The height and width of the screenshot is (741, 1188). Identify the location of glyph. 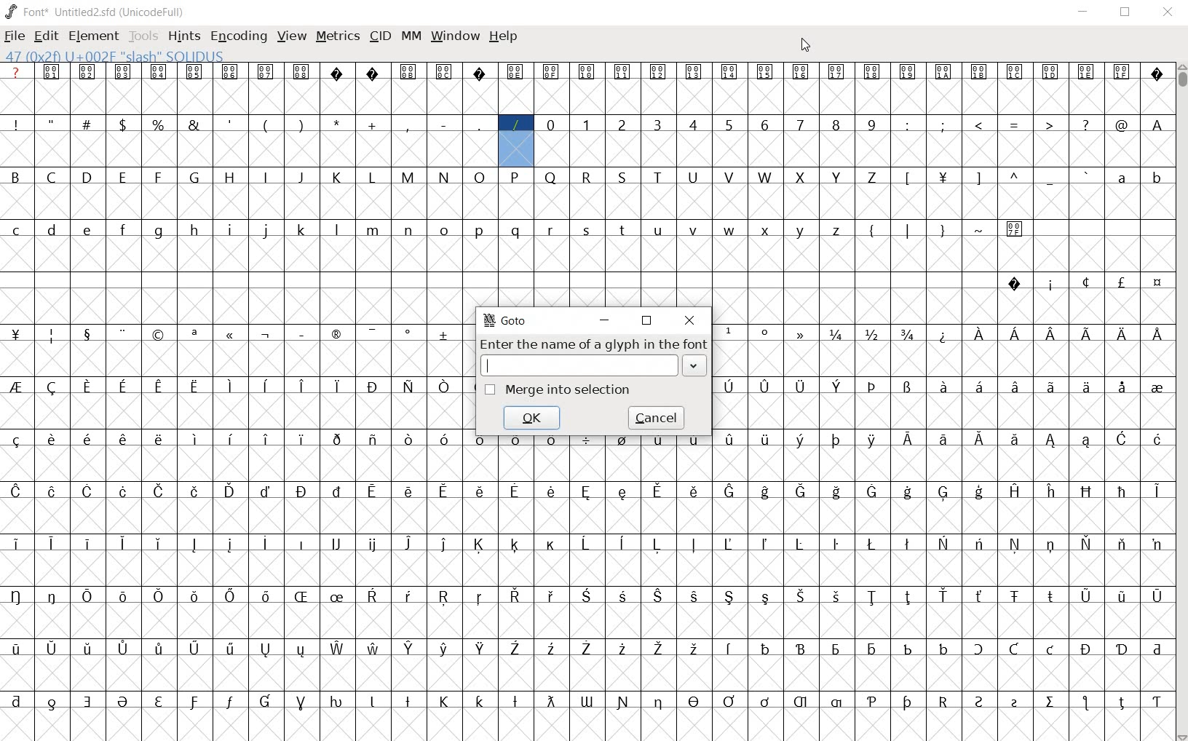
(908, 231).